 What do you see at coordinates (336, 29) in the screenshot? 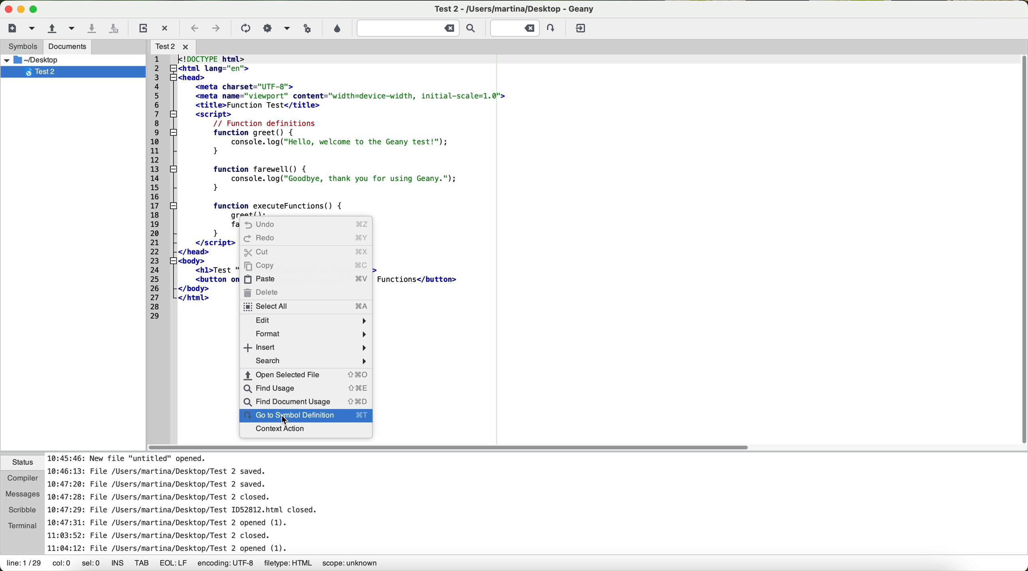
I see `choose color` at bounding box center [336, 29].